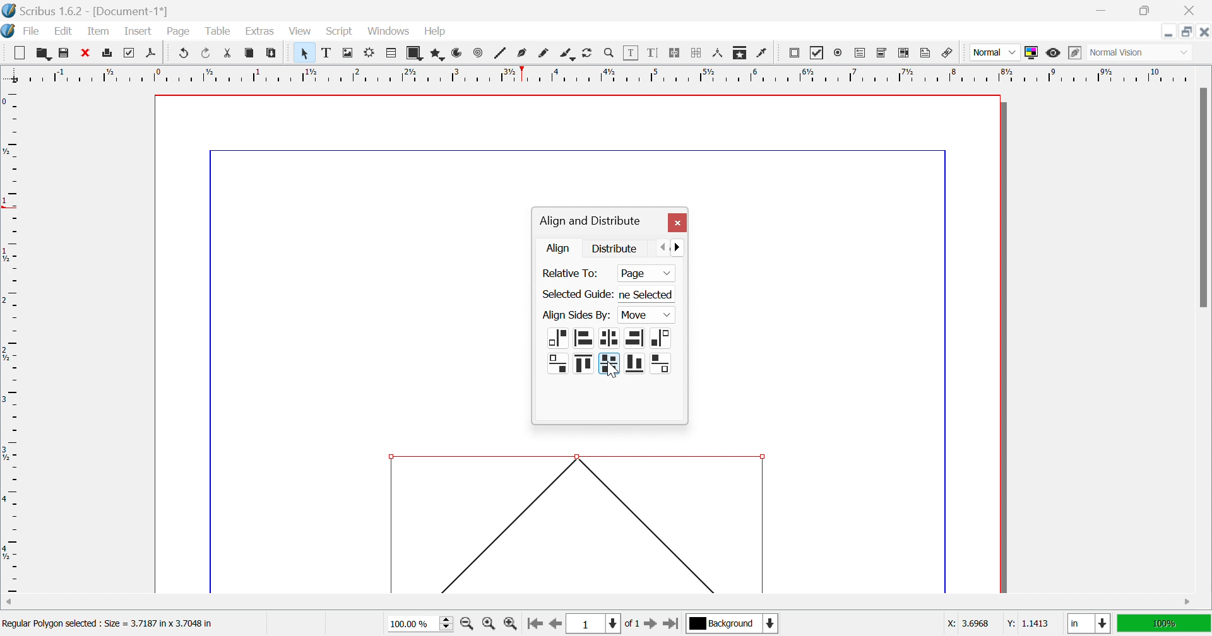  I want to click on Close, so click(84, 51).